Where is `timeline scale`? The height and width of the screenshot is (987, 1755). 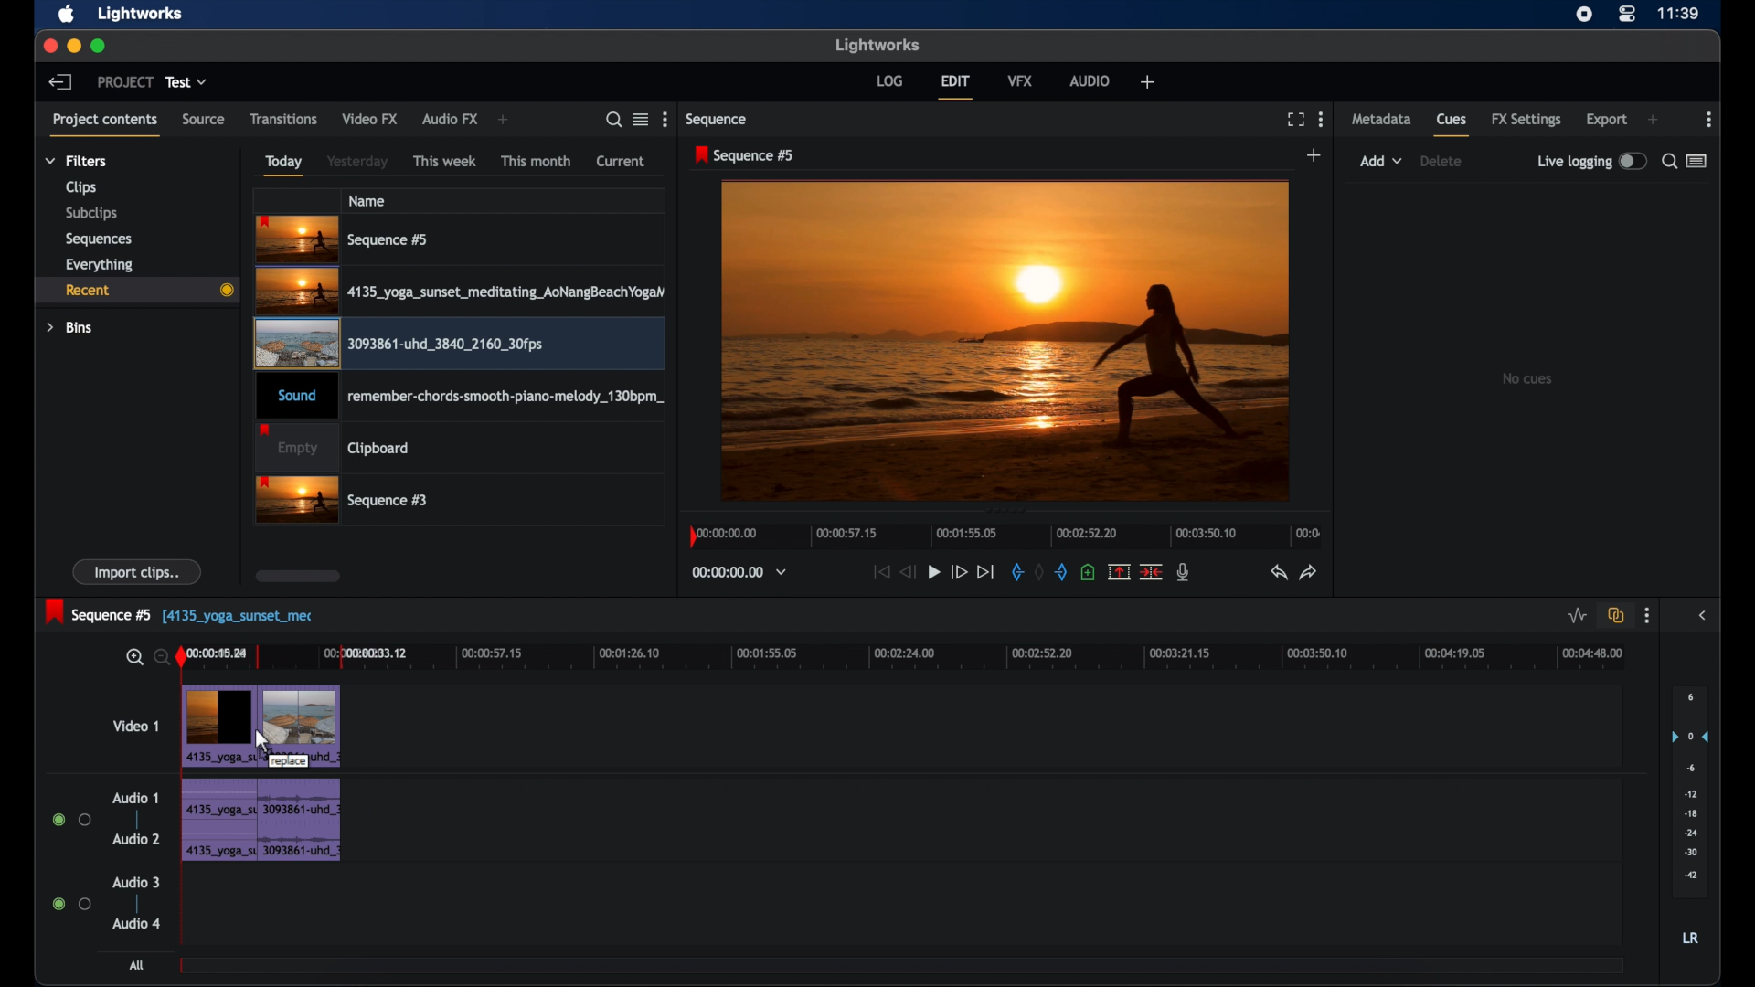 timeline scale is located at coordinates (1005, 536).